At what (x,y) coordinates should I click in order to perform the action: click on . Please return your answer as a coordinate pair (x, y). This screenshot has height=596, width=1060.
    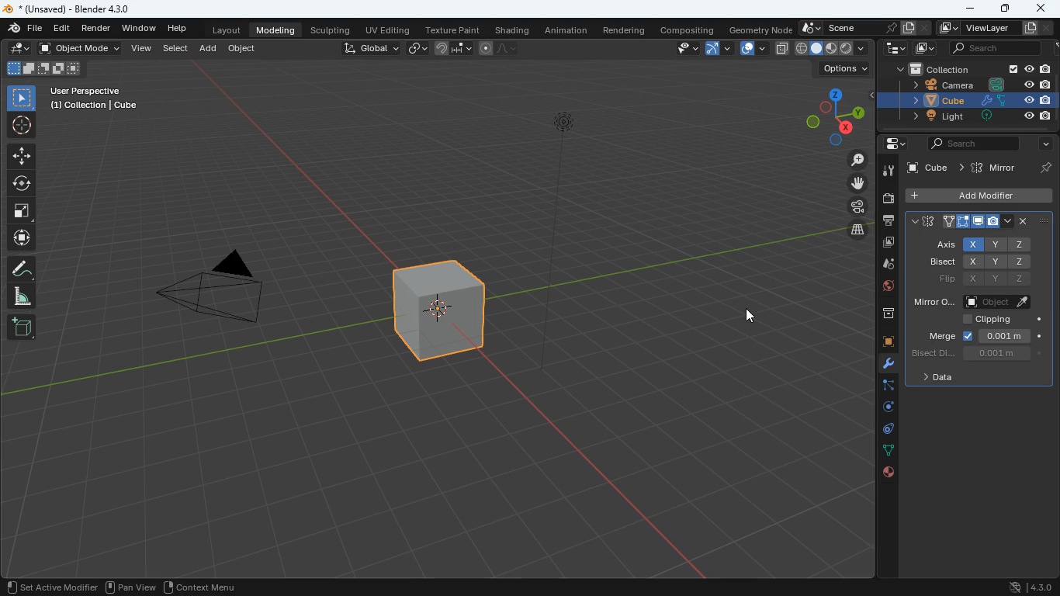
    Looking at the image, I should click on (78, 9).